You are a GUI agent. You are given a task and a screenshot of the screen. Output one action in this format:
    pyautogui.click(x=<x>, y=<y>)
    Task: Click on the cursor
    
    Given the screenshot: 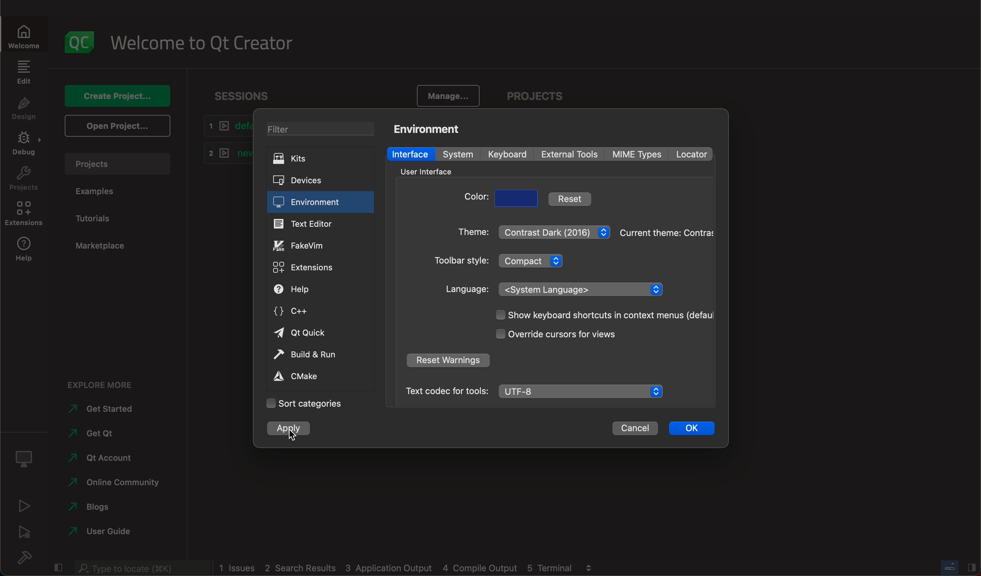 What is the action you would take?
    pyautogui.click(x=570, y=334)
    